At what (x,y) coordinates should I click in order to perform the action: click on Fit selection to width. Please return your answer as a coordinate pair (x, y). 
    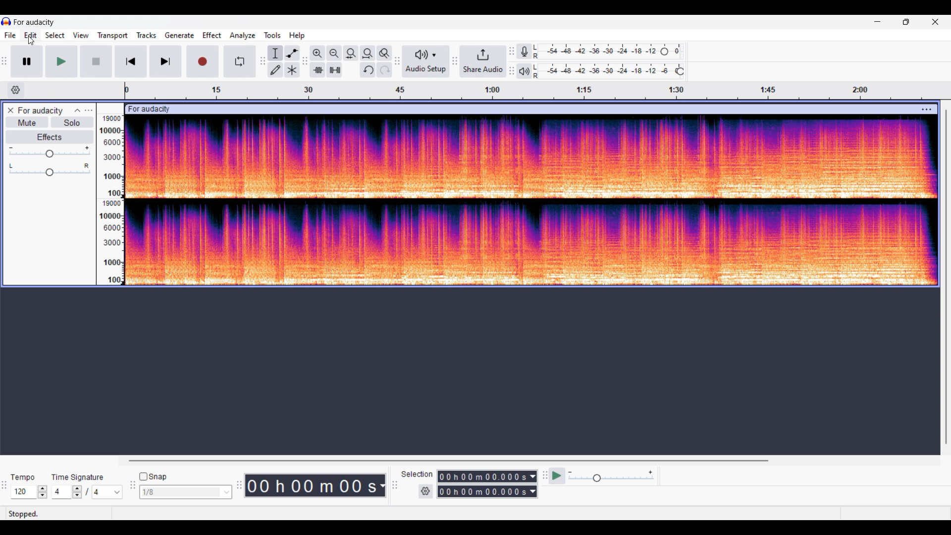
    Looking at the image, I should click on (352, 53).